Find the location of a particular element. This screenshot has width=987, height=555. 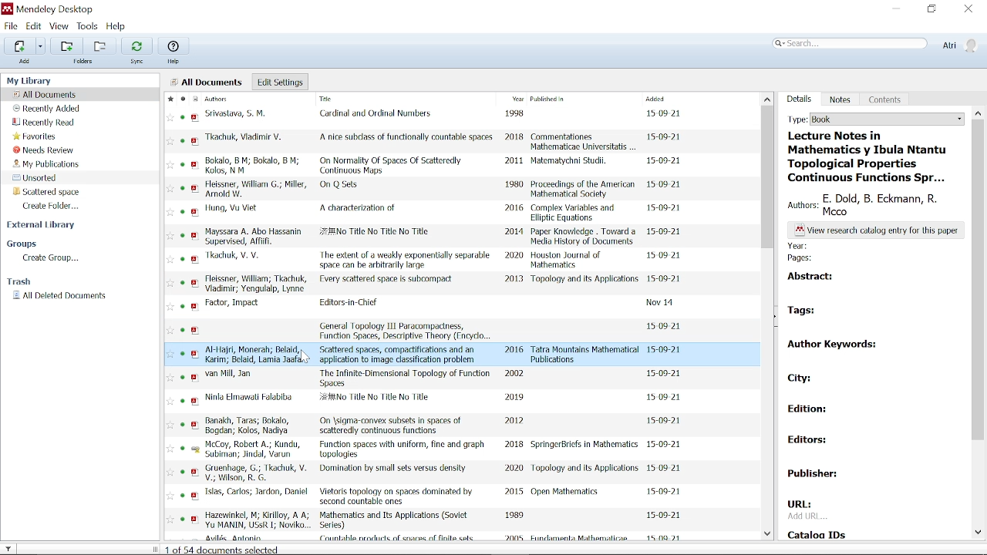

date is located at coordinates (666, 421).